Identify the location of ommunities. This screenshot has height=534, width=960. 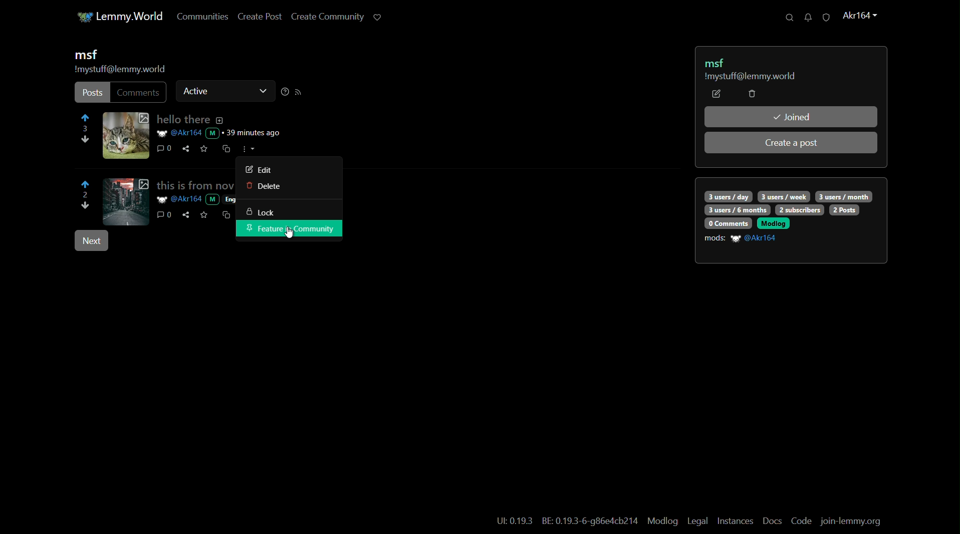
(198, 17).